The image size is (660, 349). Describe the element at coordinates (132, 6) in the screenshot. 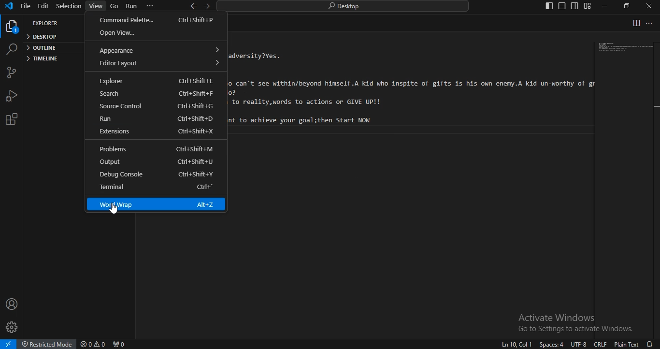

I see `run` at that location.